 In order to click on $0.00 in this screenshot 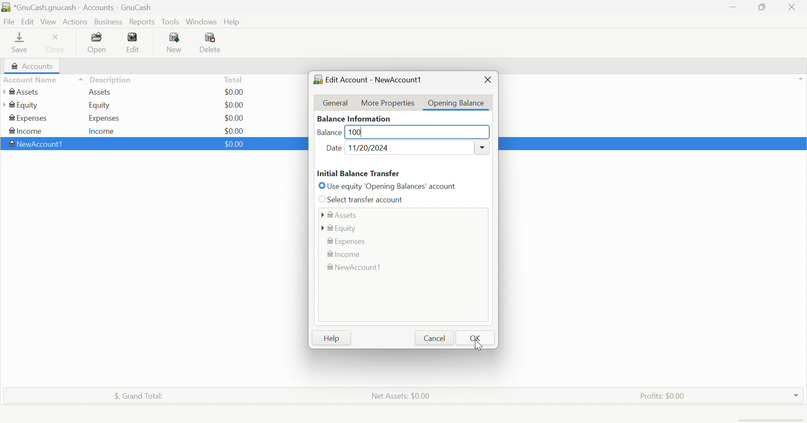, I will do `click(234, 130)`.